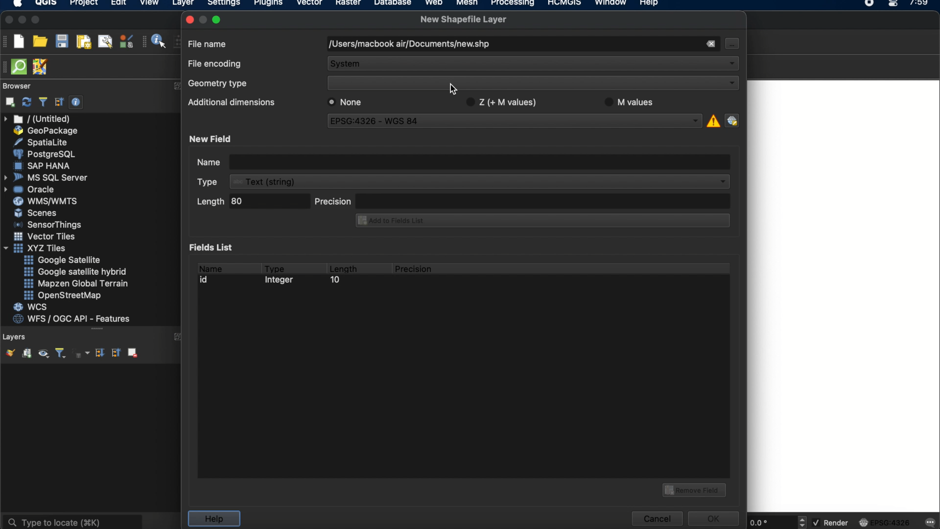 The height and width of the screenshot is (529, 940). What do you see at coordinates (348, 102) in the screenshot?
I see `none` at bounding box center [348, 102].